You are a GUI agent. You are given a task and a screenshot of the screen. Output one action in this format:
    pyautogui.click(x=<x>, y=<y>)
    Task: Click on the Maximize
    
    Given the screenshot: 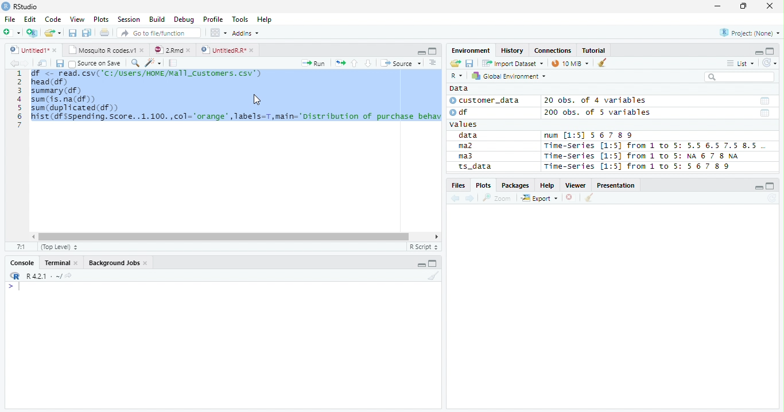 What is the action you would take?
    pyautogui.click(x=771, y=186)
    